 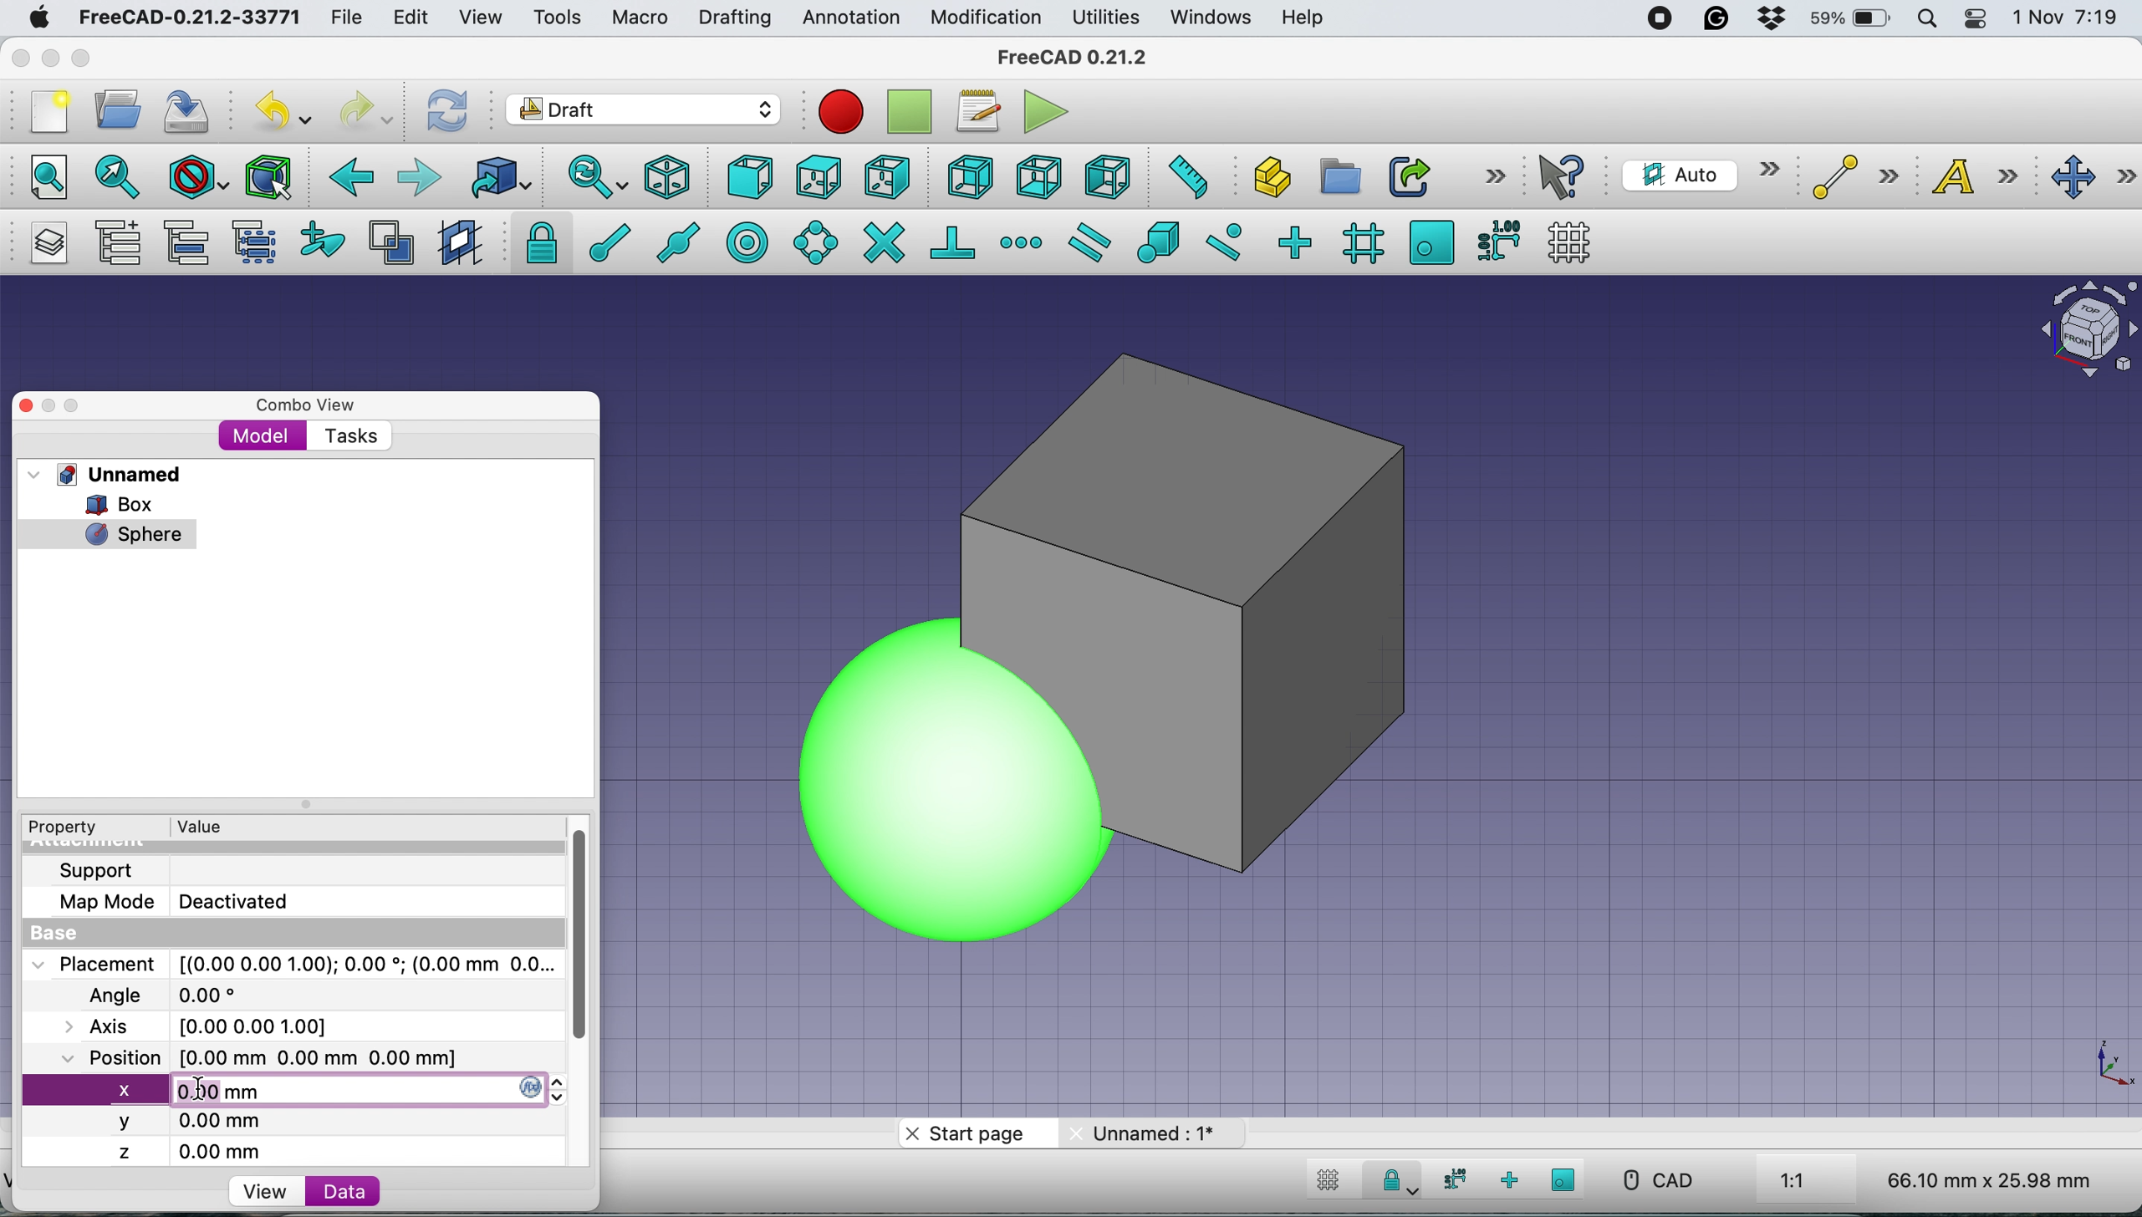 I want to click on backward, so click(x=347, y=177).